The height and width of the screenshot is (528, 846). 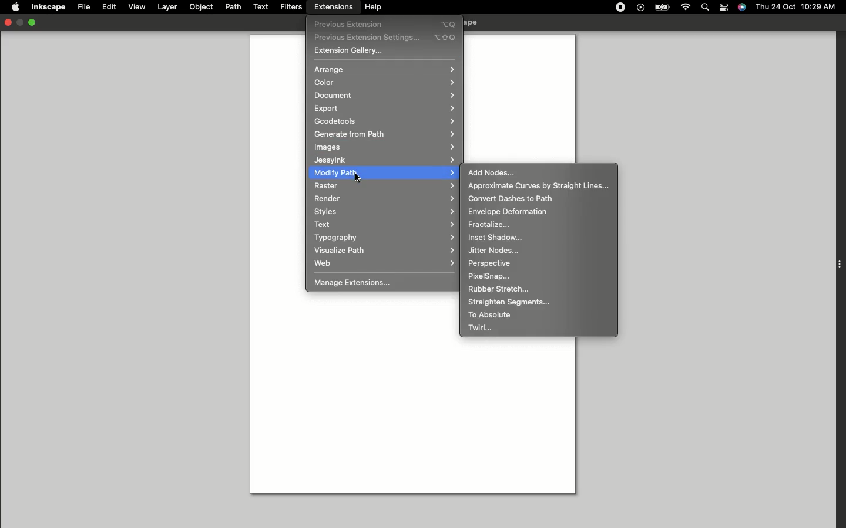 I want to click on Images, so click(x=384, y=148).